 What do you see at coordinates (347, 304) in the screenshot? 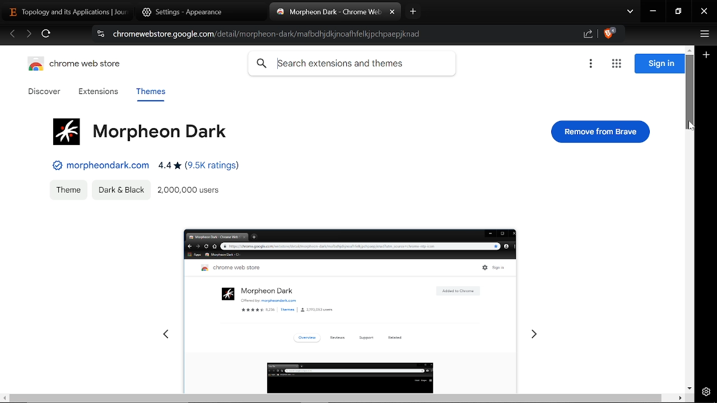
I see `Theme view` at bounding box center [347, 304].